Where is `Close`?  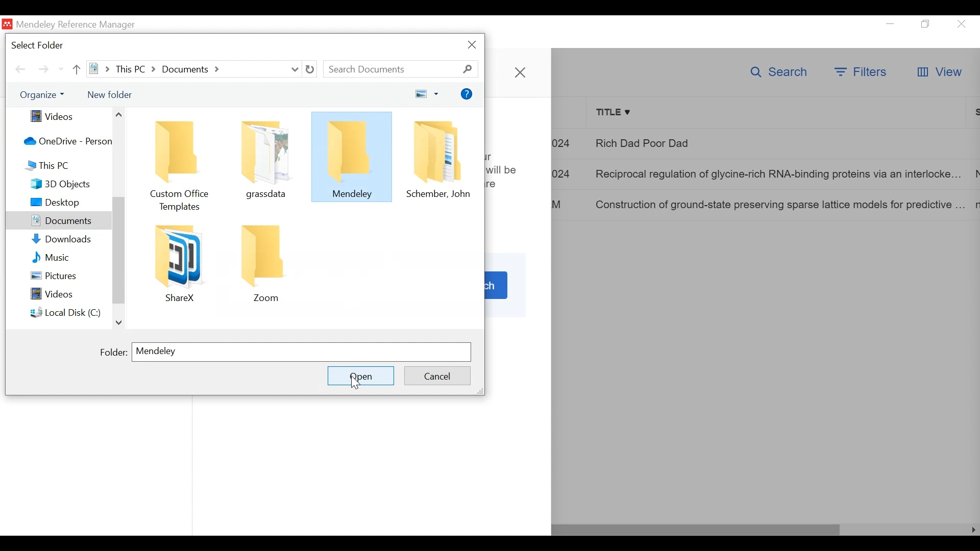
Close is located at coordinates (473, 45).